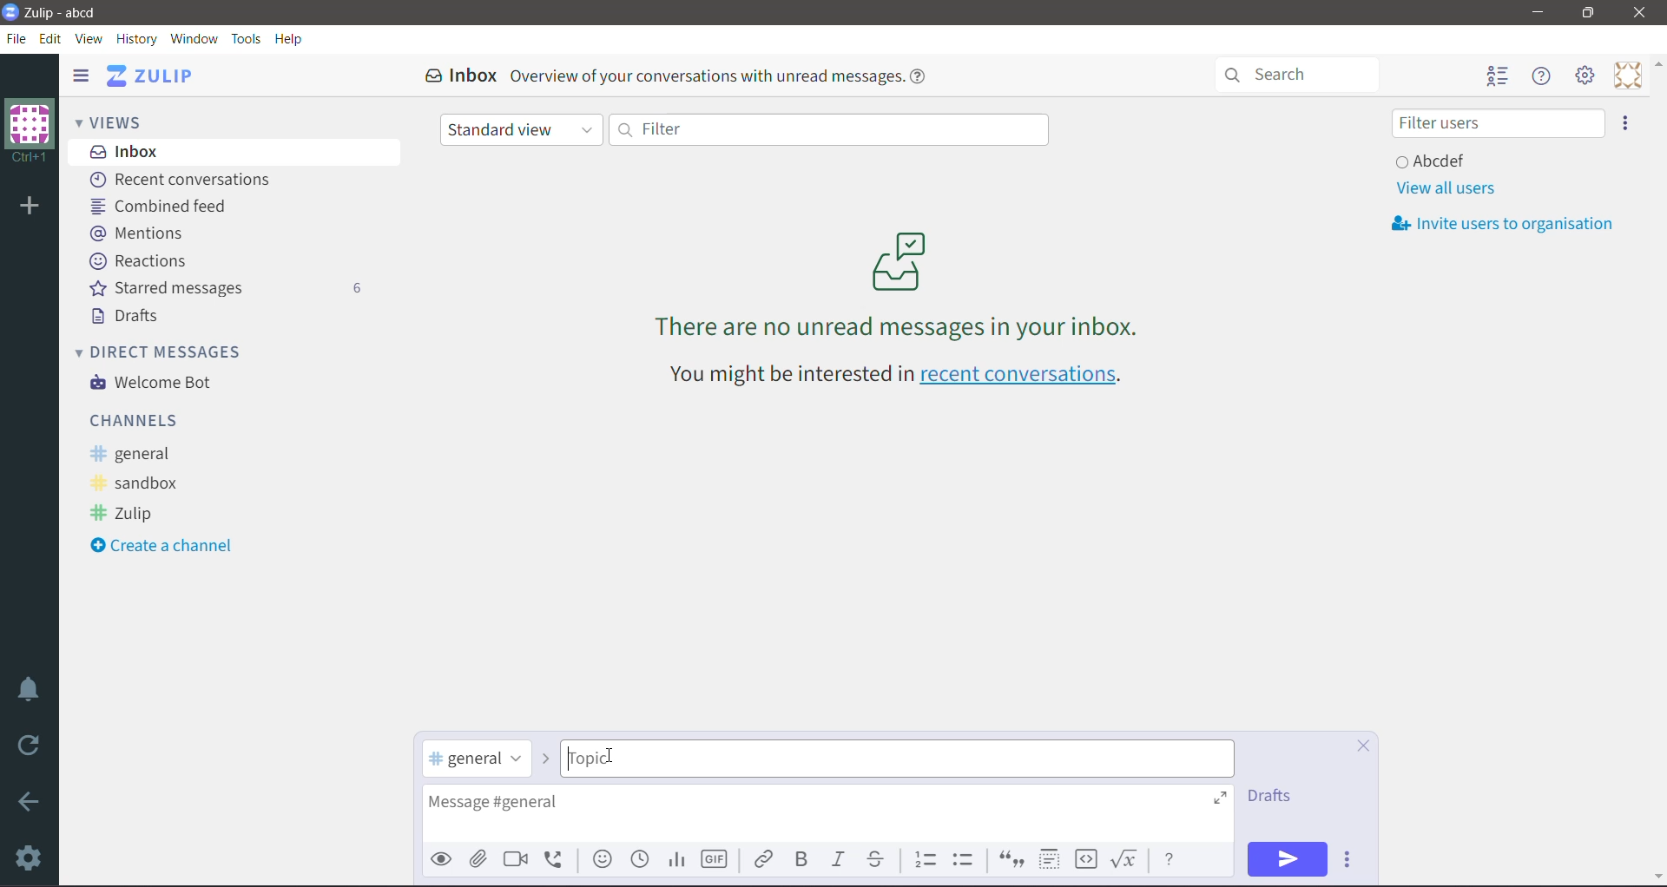 The image size is (1667, 887). What do you see at coordinates (676, 859) in the screenshot?
I see `Add Poll` at bounding box center [676, 859].